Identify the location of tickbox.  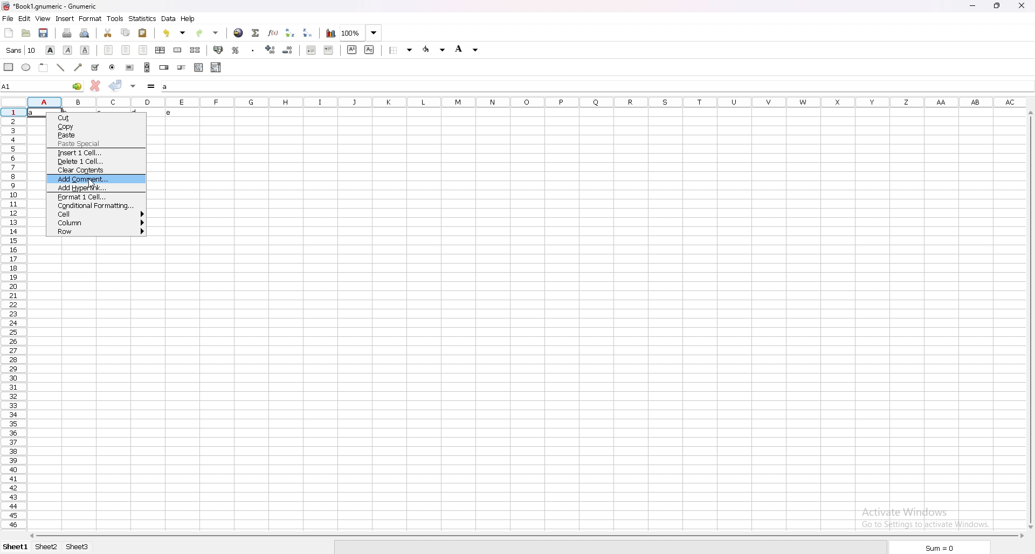
(95, 67).